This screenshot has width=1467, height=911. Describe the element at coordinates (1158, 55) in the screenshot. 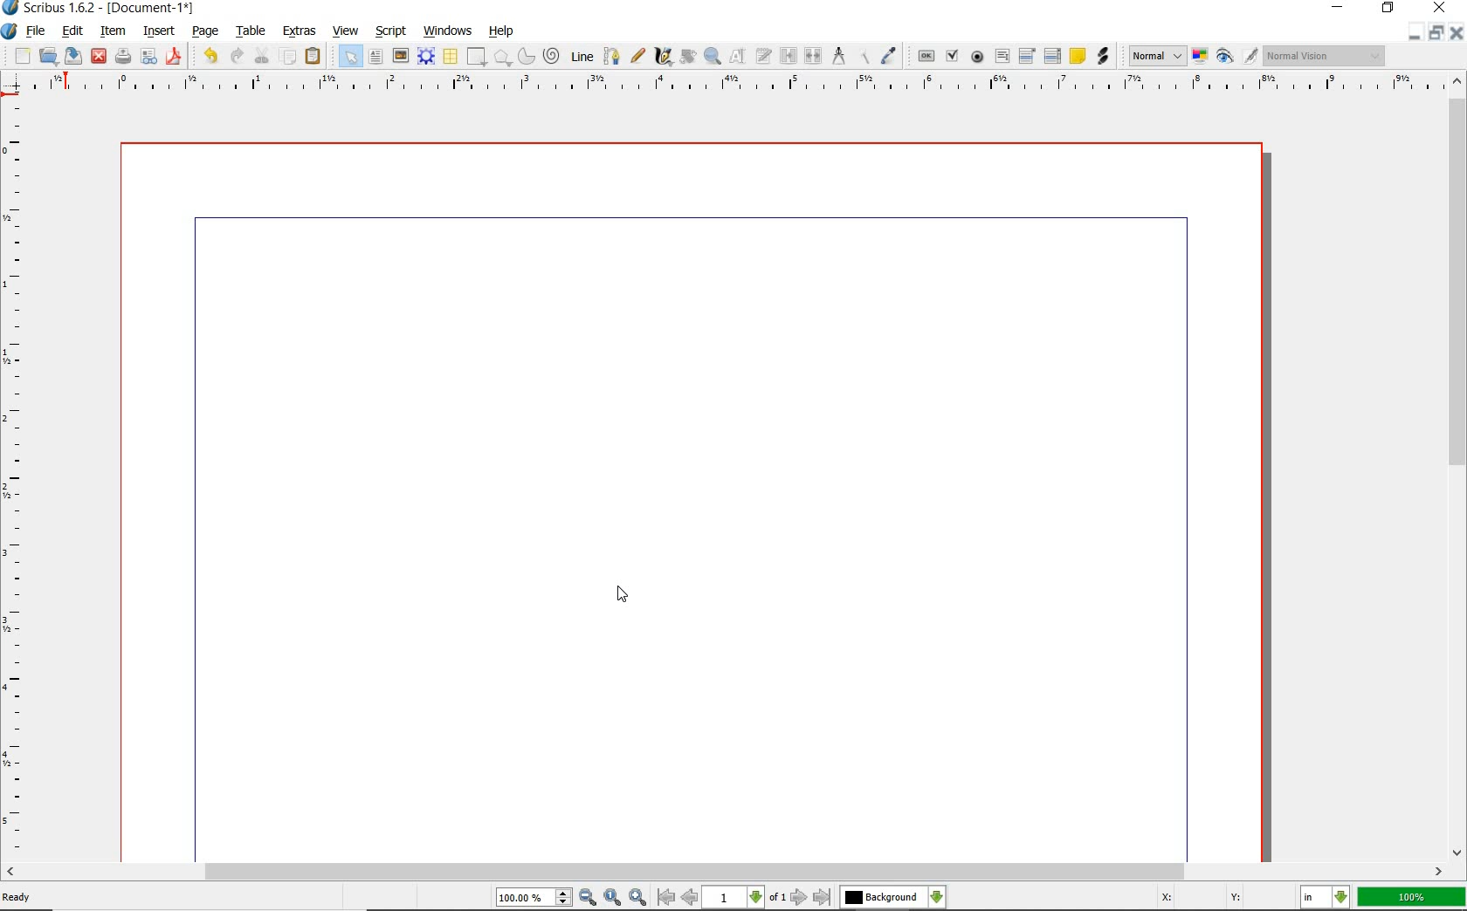

I see `select image preview mode` at that location.